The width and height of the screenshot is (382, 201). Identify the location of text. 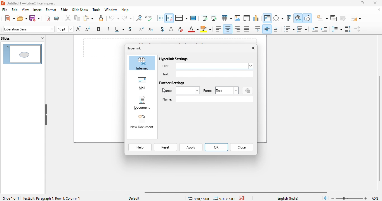
(226, 90).